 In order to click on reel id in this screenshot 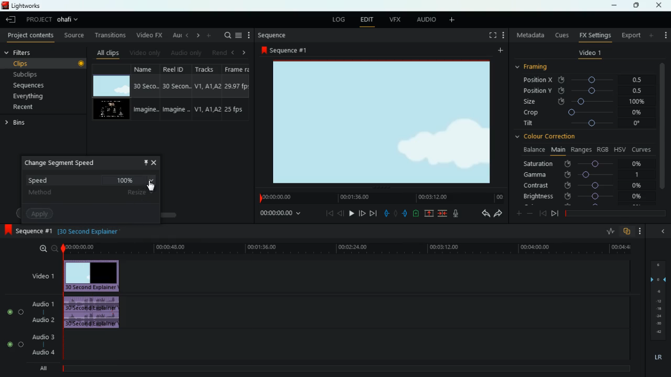, I will do `click(172, 92)`.